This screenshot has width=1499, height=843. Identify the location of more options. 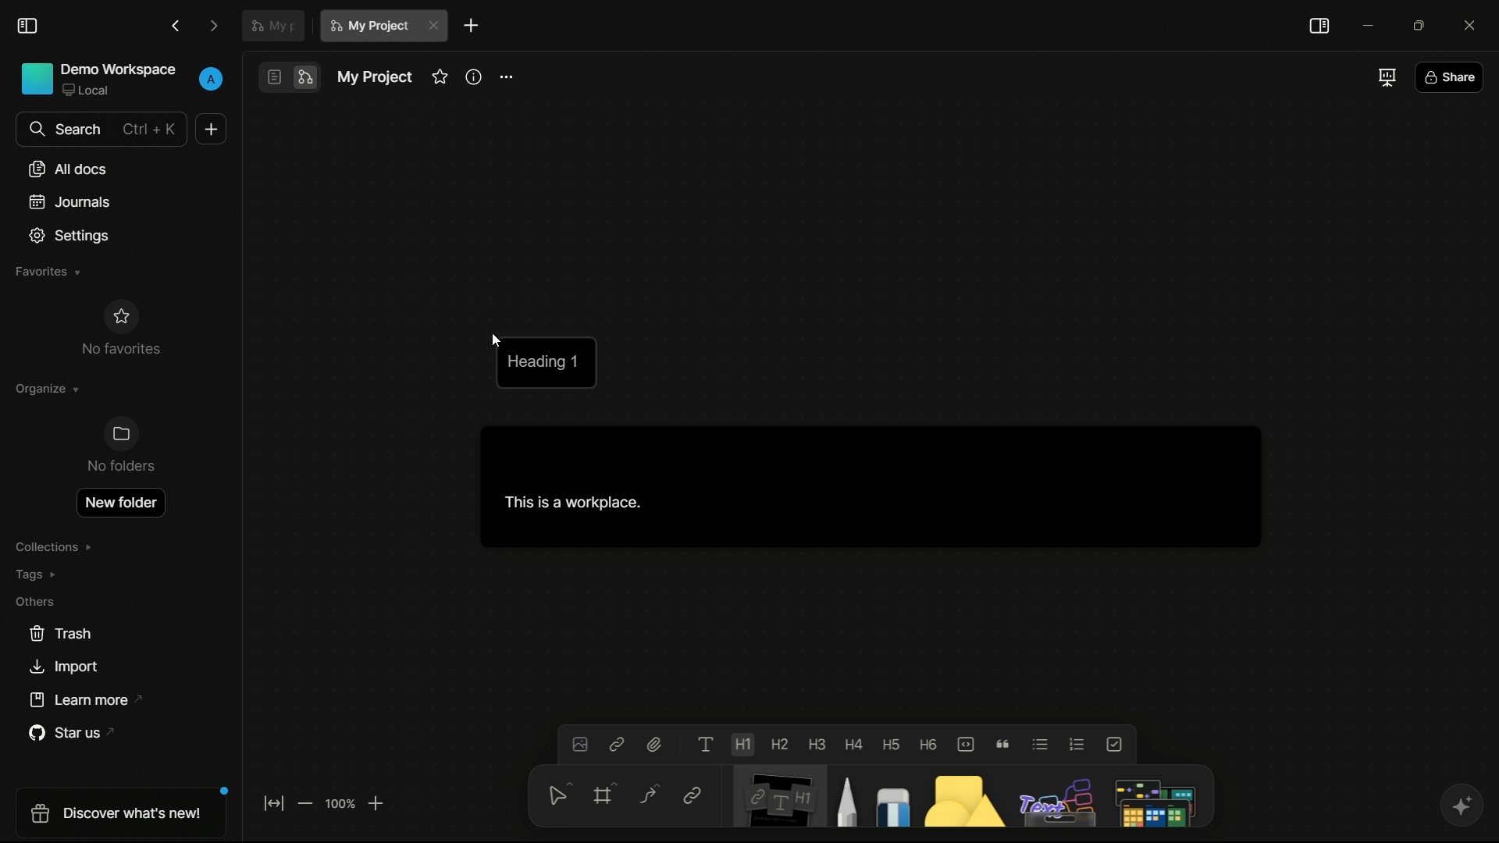
(506, 76).